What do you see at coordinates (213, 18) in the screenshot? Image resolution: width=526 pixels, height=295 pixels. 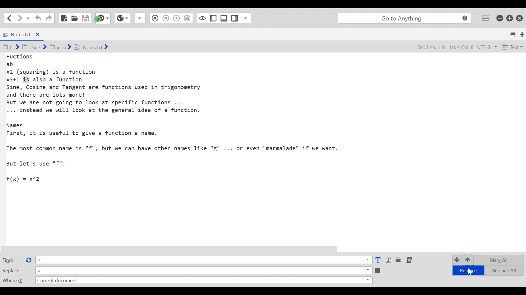 I see `Show/Hide Bottom Pane` at bounding box center [213, 18].